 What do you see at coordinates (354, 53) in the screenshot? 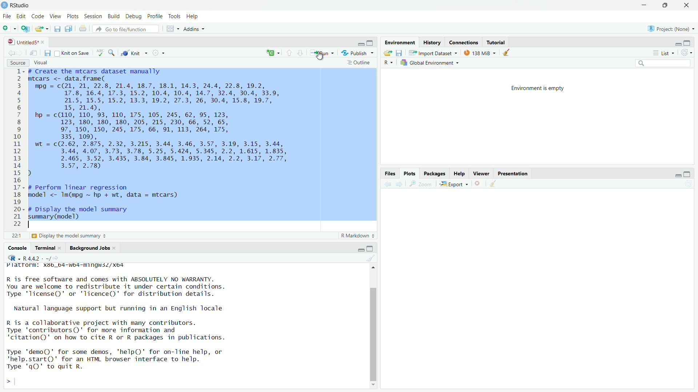
I see `Publish` at bounding box center [354, 53].